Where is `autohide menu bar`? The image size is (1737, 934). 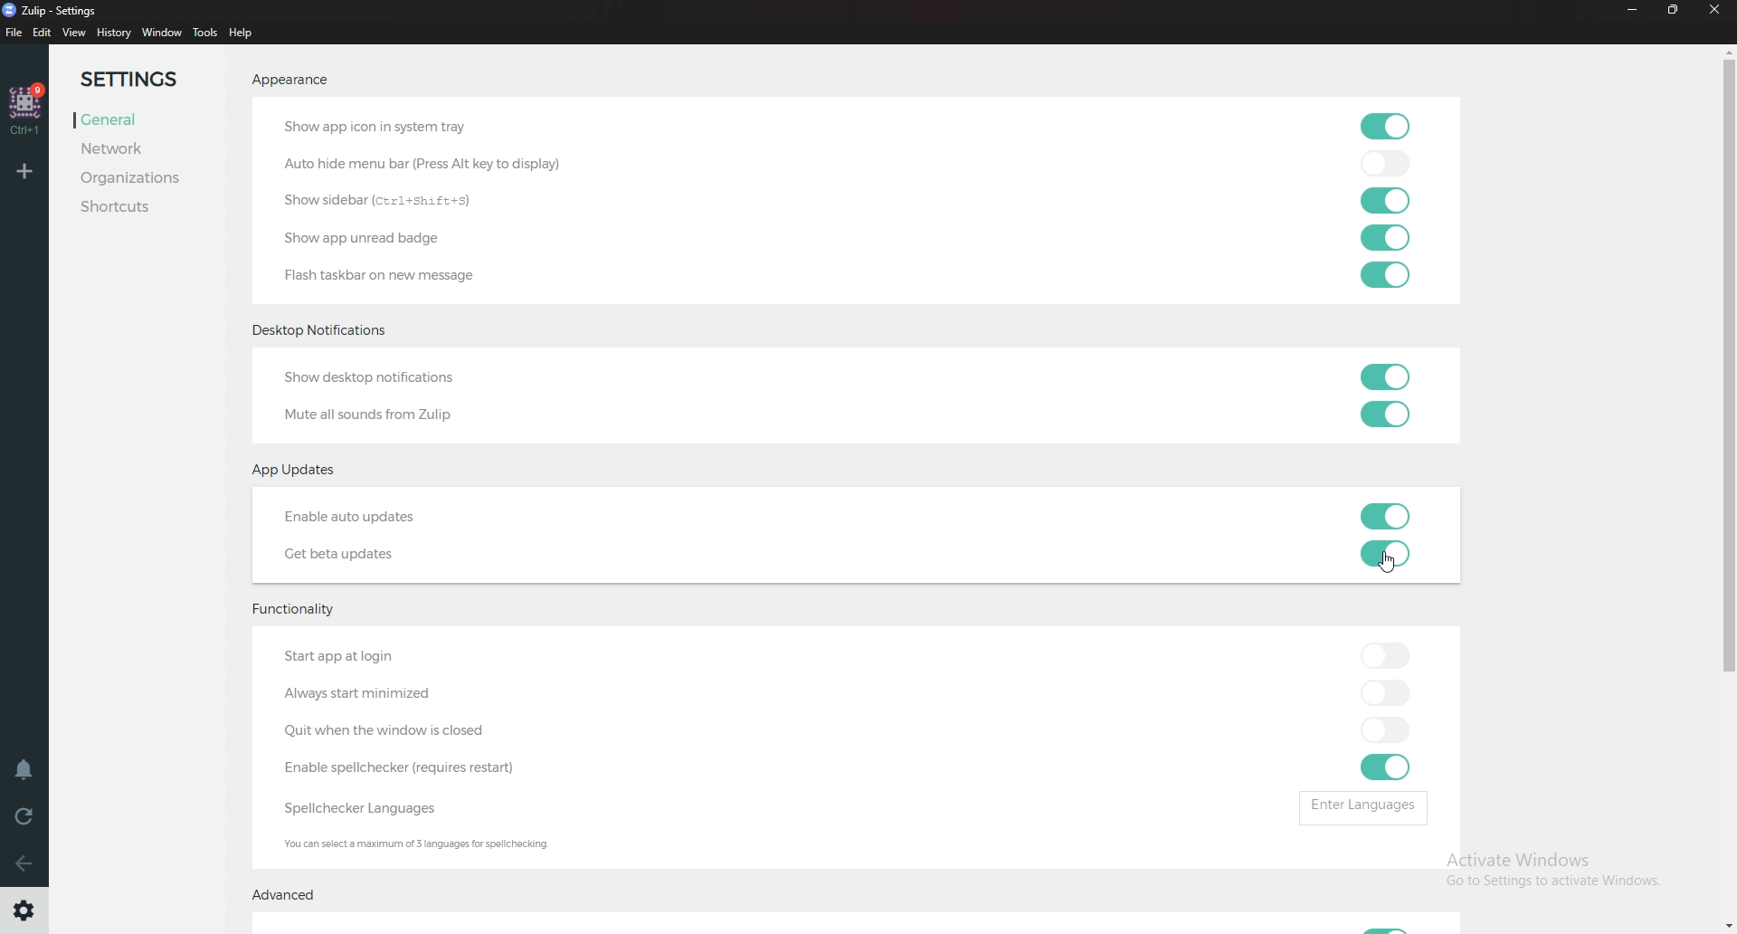
autohide menu bar is located at coordinates (440, 165).